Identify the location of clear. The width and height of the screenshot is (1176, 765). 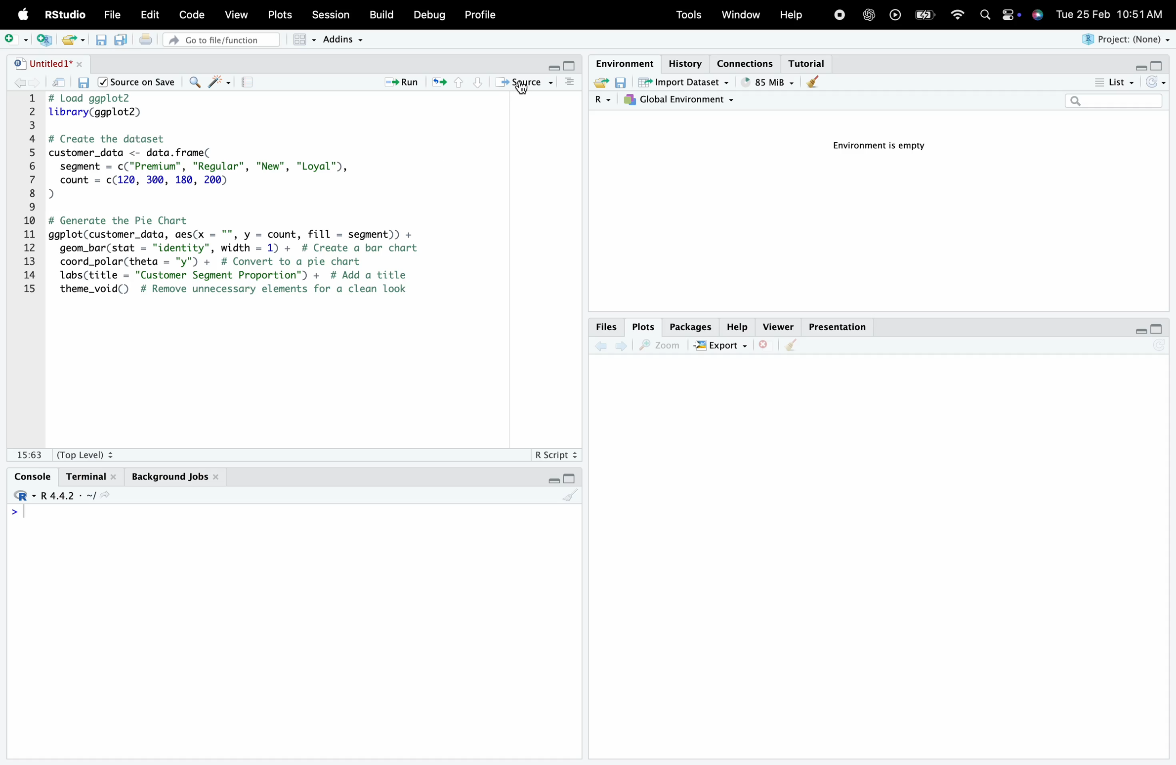
(813, 82).